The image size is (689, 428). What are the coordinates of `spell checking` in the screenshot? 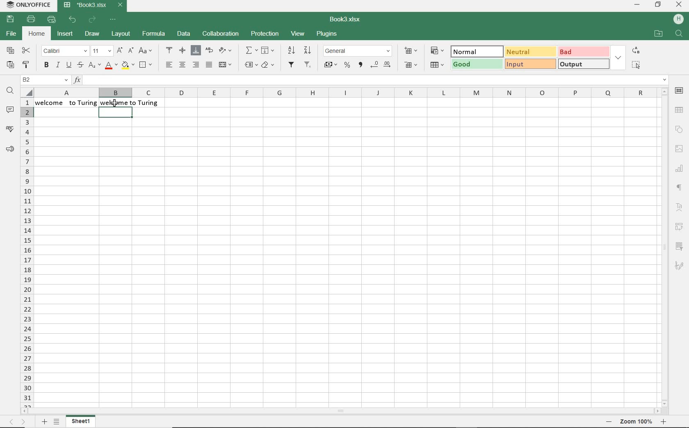 It's located at (10, 130).